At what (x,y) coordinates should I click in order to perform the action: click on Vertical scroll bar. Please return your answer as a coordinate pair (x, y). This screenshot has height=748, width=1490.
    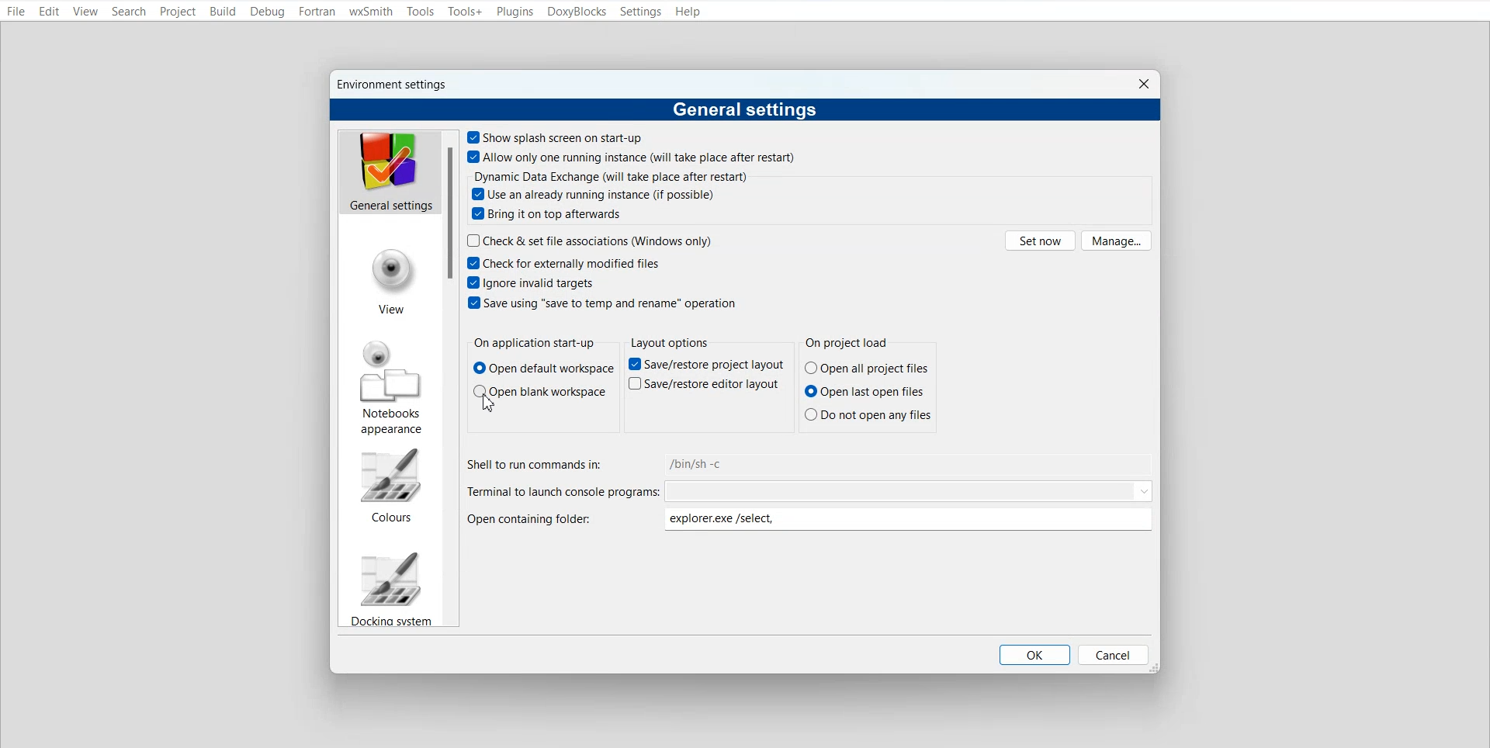
    Looking at the image, I should click on (450, 379).